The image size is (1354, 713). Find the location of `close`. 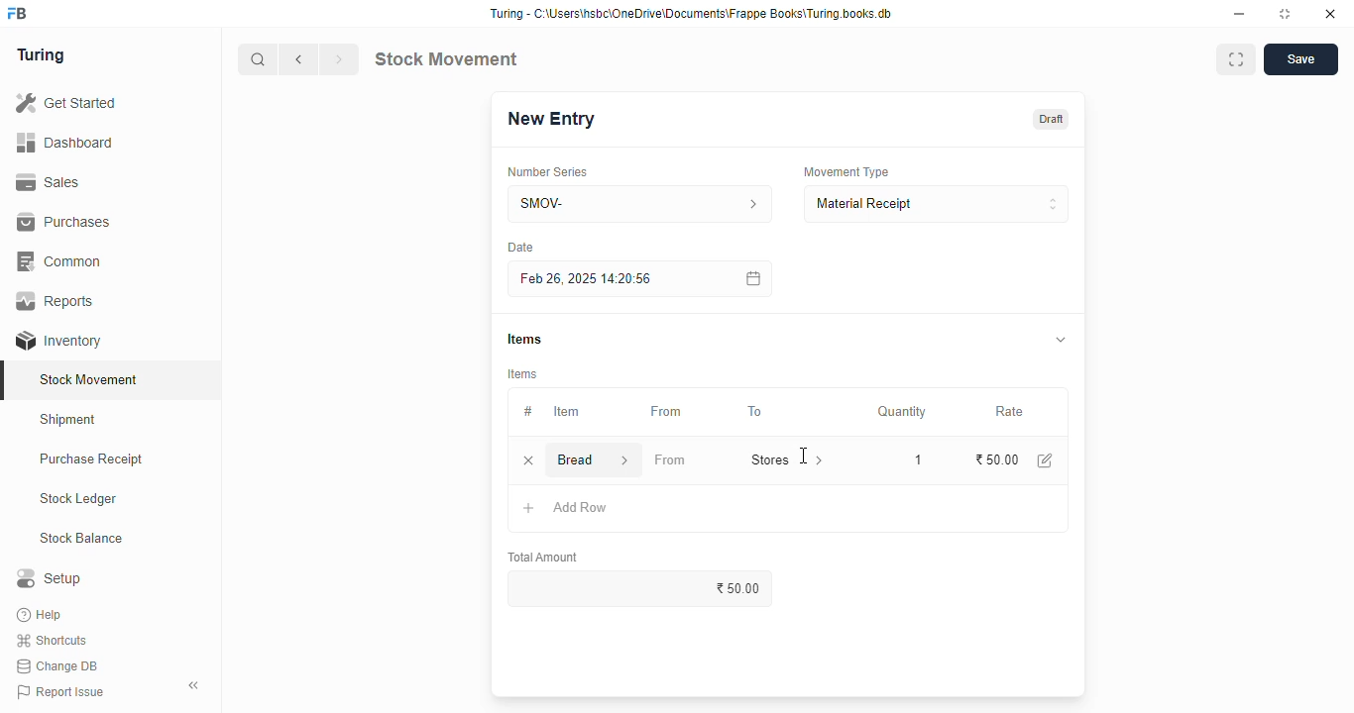

close is located at coordinates (1330, 14).